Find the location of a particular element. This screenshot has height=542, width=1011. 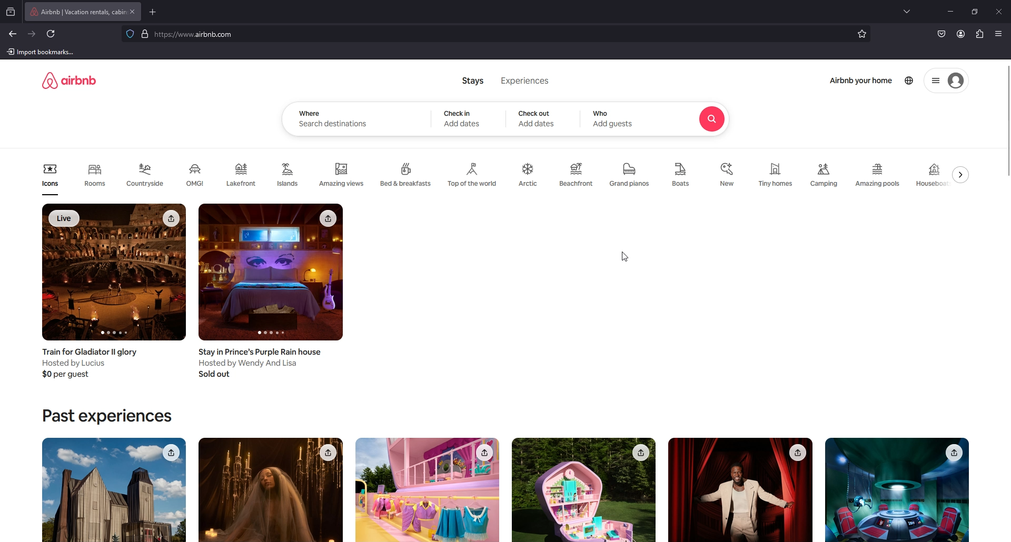

arctic is located at coordinates (529, 175).